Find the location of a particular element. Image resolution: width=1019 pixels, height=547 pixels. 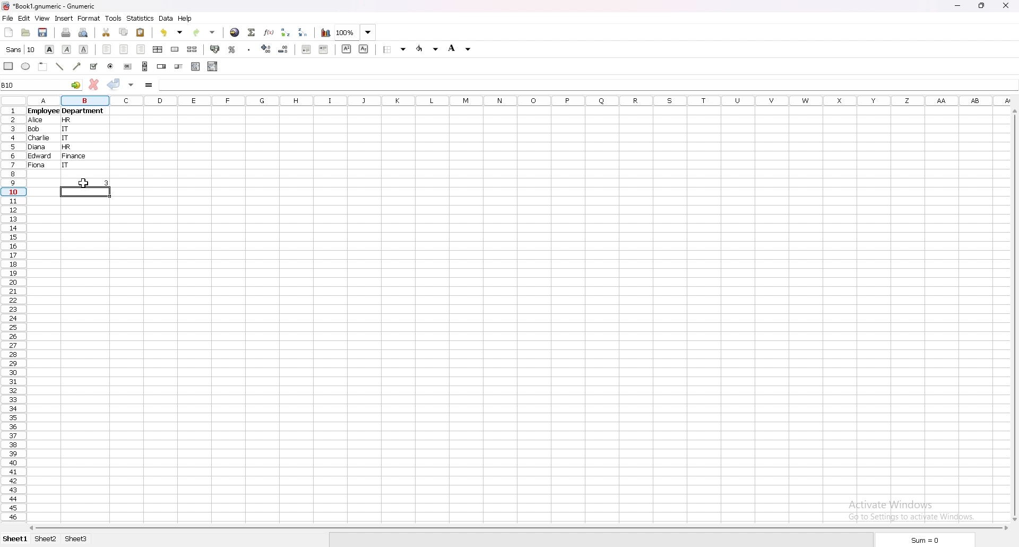

IT is located at coordinates (66, 139).